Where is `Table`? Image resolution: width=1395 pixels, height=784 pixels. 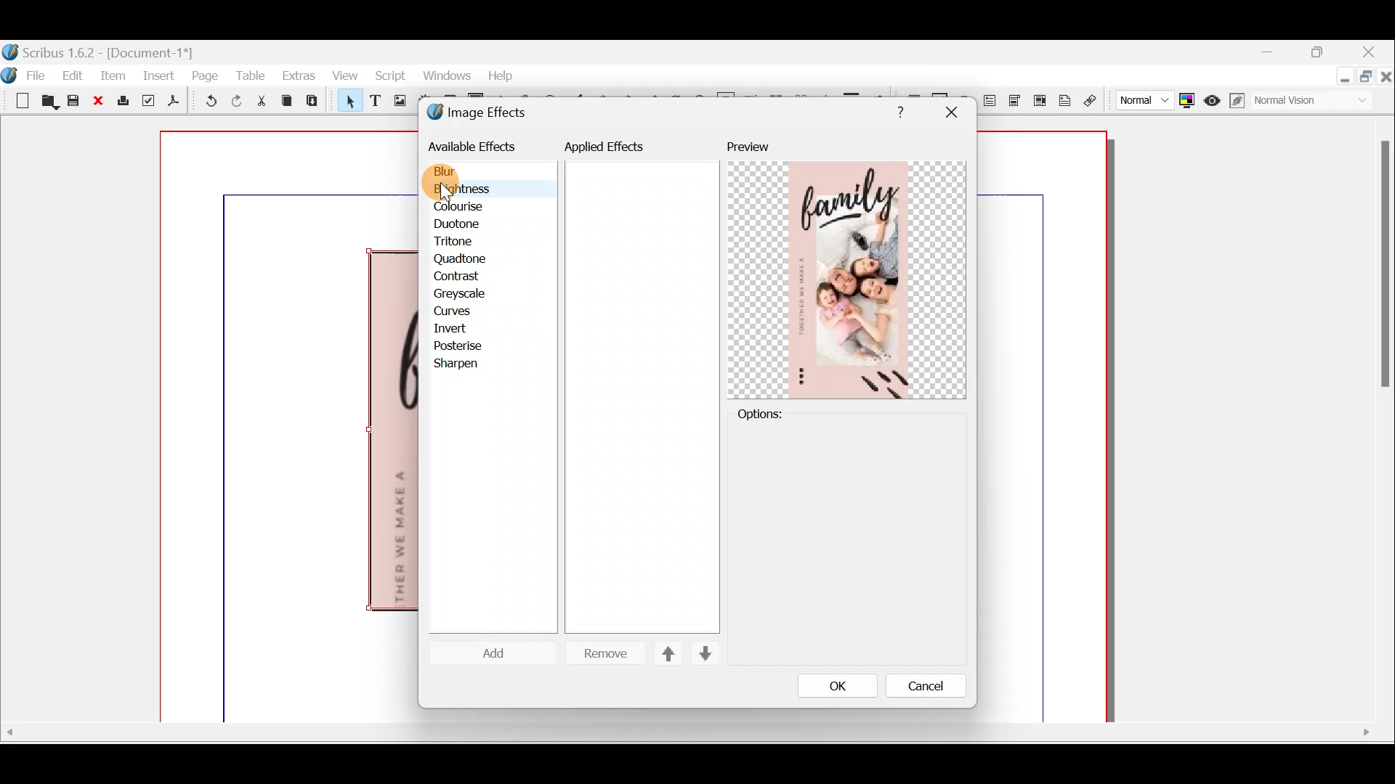 Table is located at coordinates (250, 75).